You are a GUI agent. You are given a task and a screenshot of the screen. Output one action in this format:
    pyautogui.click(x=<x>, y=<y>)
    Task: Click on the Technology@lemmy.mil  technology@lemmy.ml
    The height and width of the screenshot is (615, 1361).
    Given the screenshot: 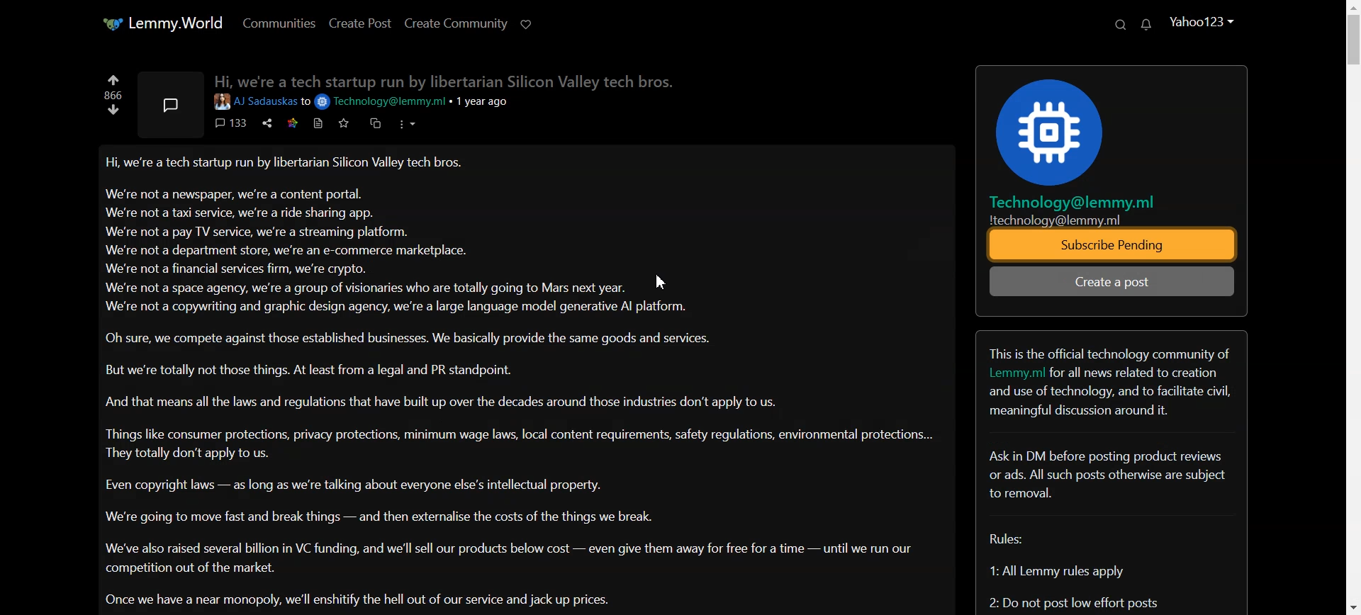 What is the action you would take?
    pyautogui.click(x=1097, y=210)
    